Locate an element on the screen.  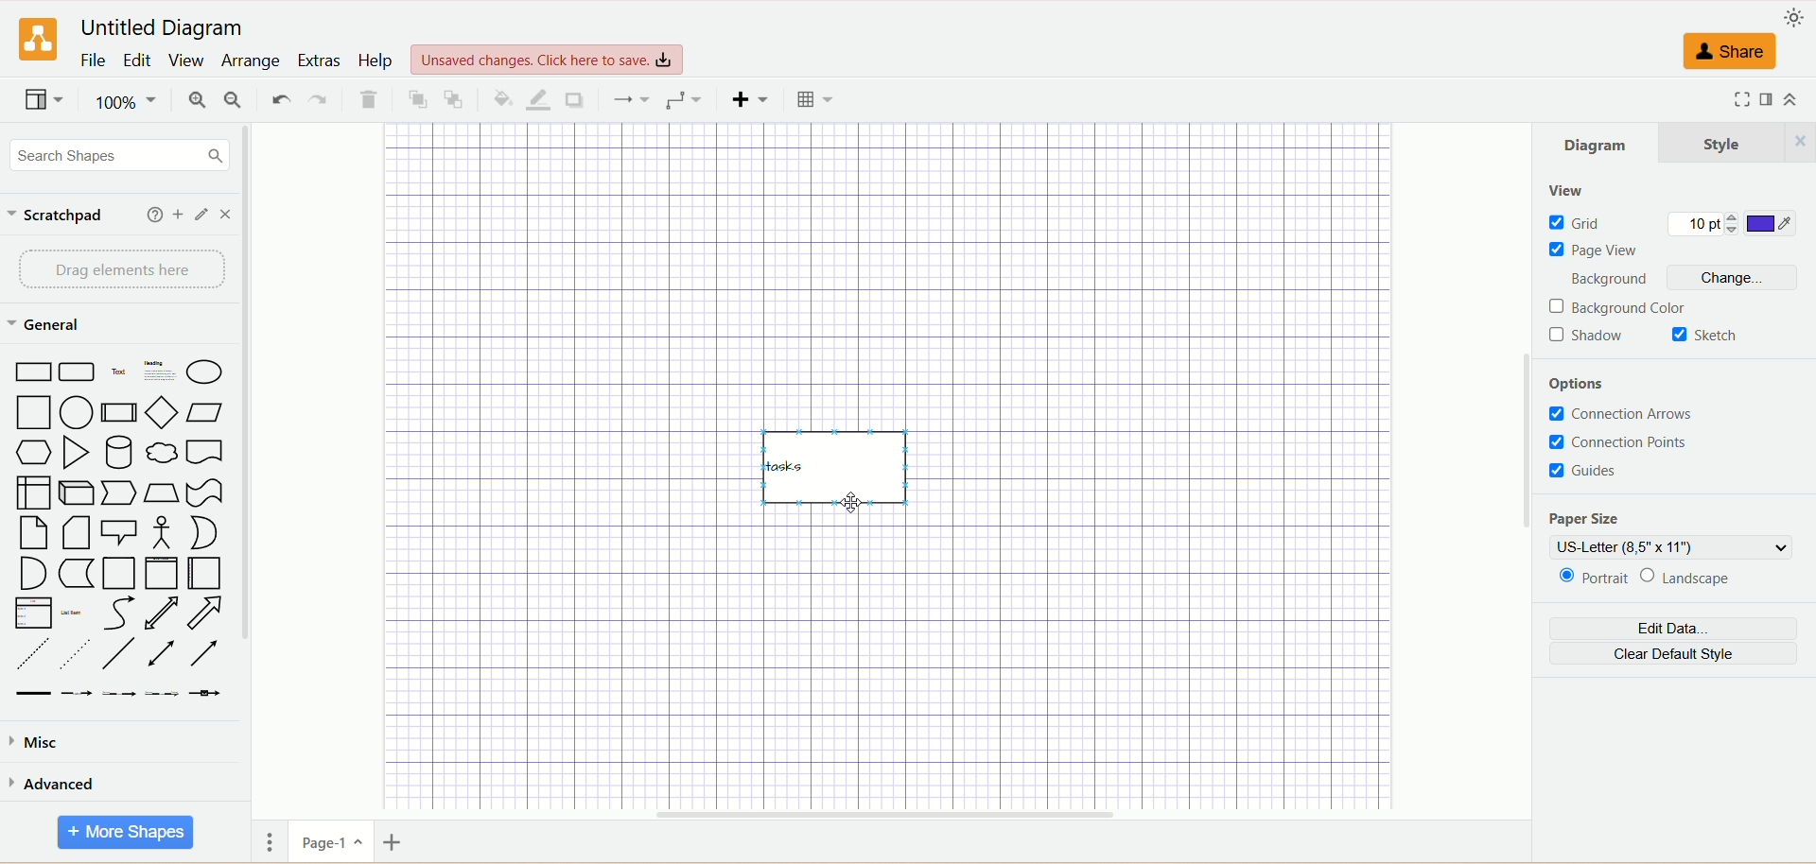
Arrow with Node is located at coordinates (205, 694).